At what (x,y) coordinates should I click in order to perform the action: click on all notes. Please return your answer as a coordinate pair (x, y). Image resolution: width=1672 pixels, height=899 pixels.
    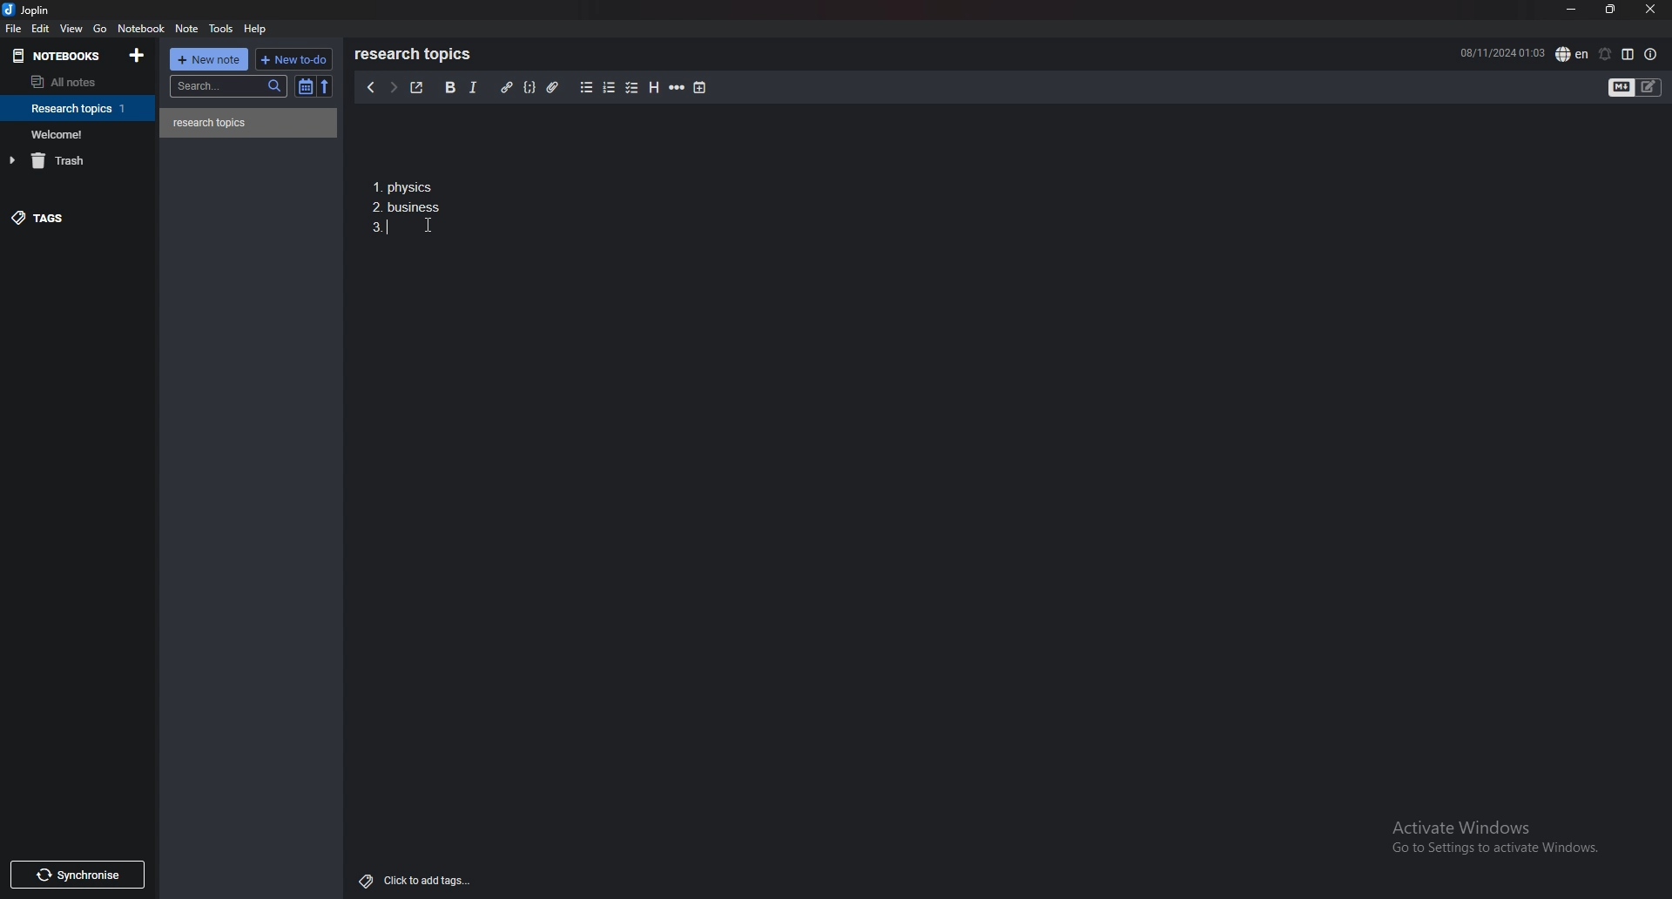
    Looking at the image, I should click on (71, 83).